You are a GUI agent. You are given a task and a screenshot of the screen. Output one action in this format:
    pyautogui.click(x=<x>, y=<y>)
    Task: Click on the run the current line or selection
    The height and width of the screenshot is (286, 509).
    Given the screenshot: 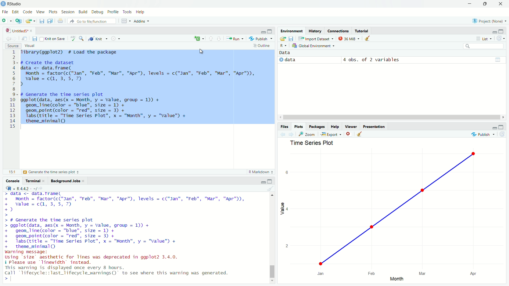 What is the action you would take?
    pyautogui.click(x=235, y=38)
    